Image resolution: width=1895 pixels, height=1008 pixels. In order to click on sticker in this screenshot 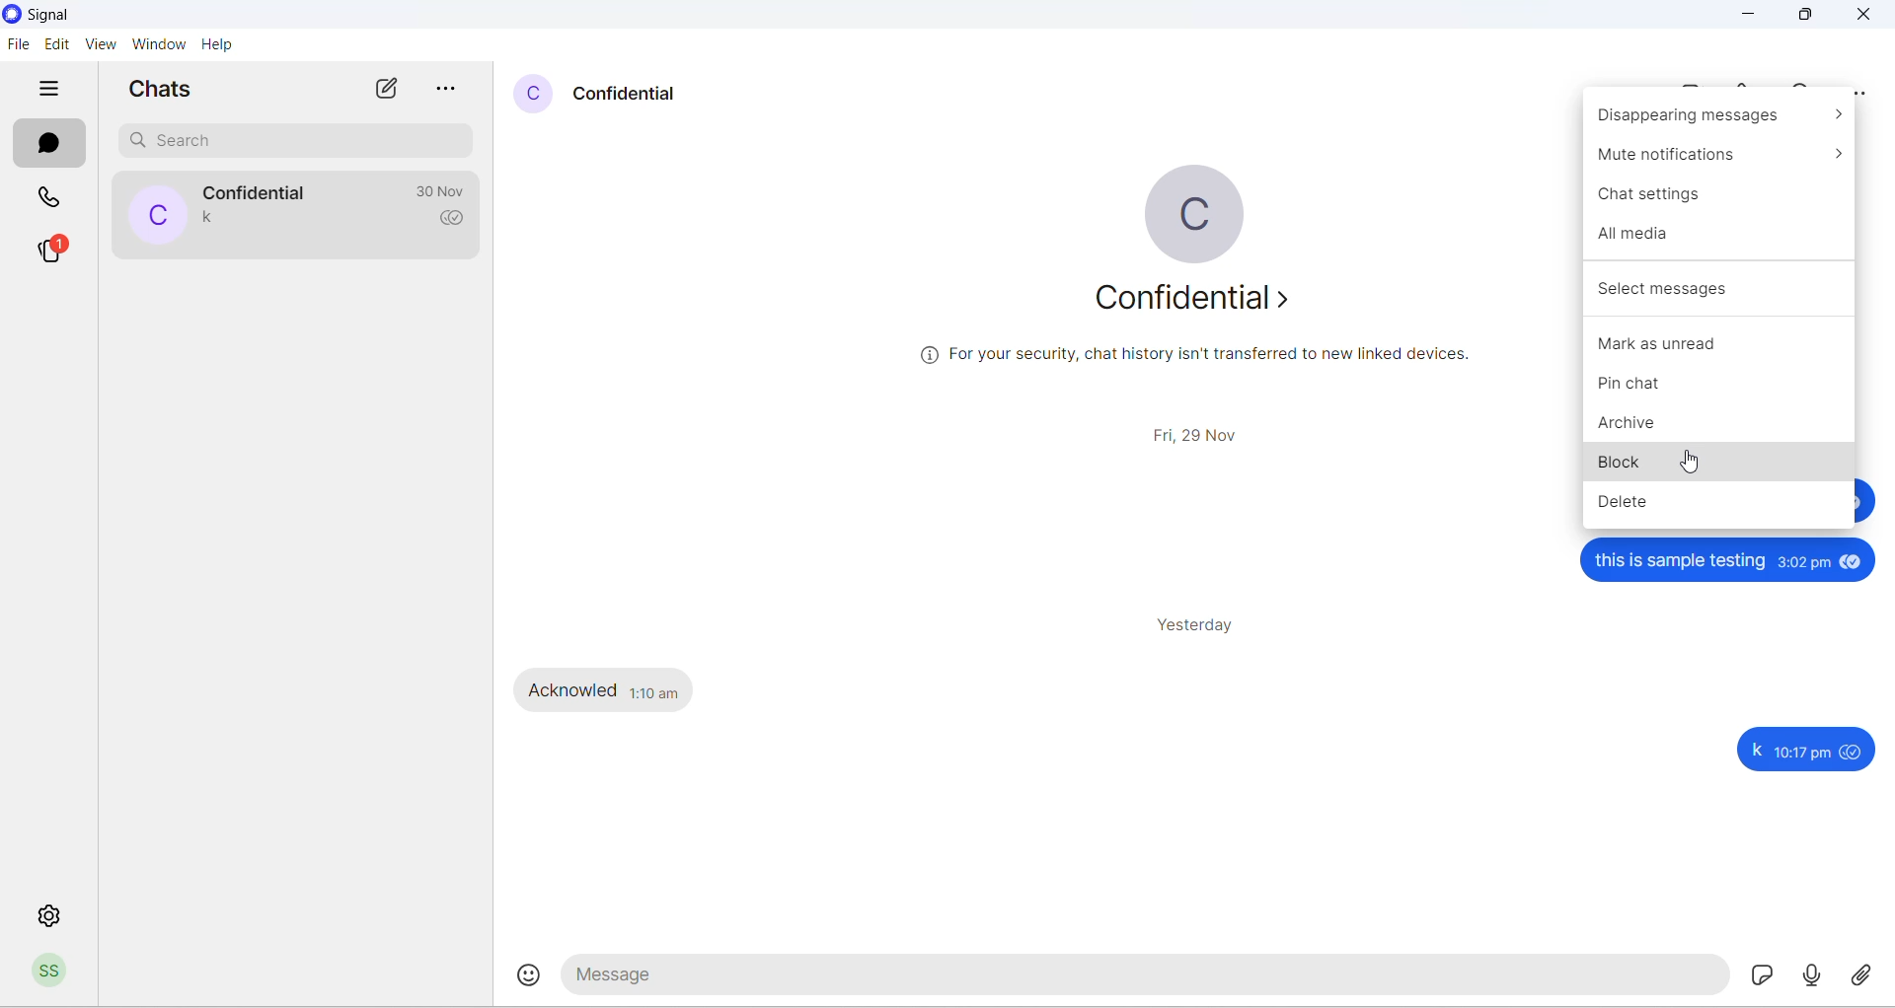, I will do `click(1761, 975)`.